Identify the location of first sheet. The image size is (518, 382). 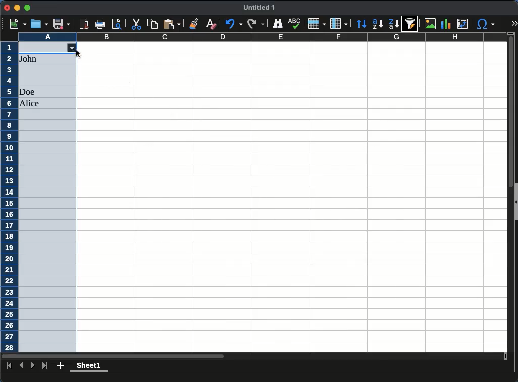
(9, 365).